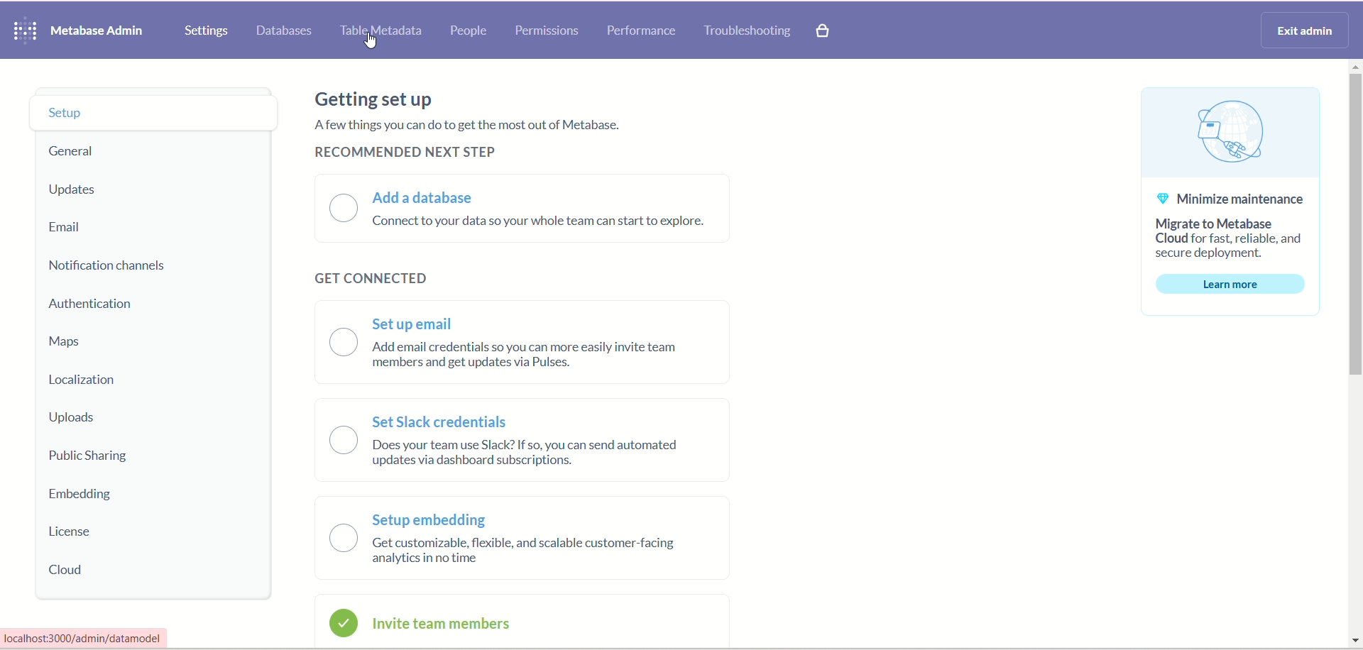 Image resolution: width=1363 pixels, height=650 pixels. Describe the element at coordinates (559, 198) in the screenshot. I see `add a database ` at that location.